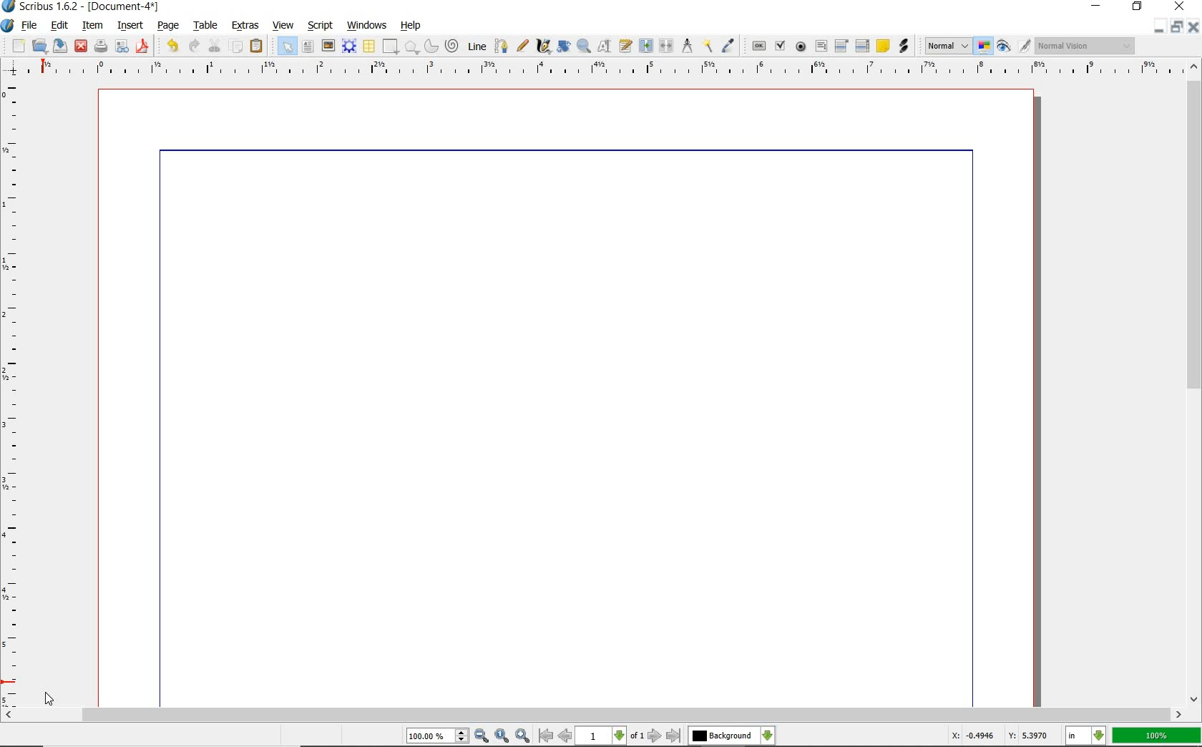 Image resolution: width=1202 pixels, height=747 pixels. Describe the element at coordinates (391, 47) in the screenshot. I see `shape` at that location.